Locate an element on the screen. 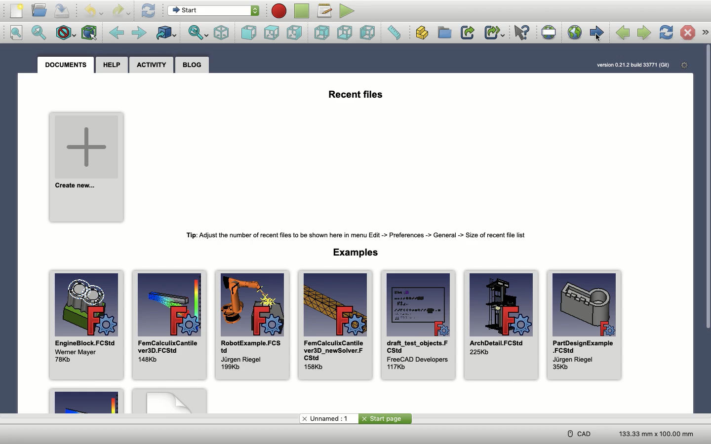 The height and width of the screenshot is (444, 711). Next page is located at coordinates (644, 34).